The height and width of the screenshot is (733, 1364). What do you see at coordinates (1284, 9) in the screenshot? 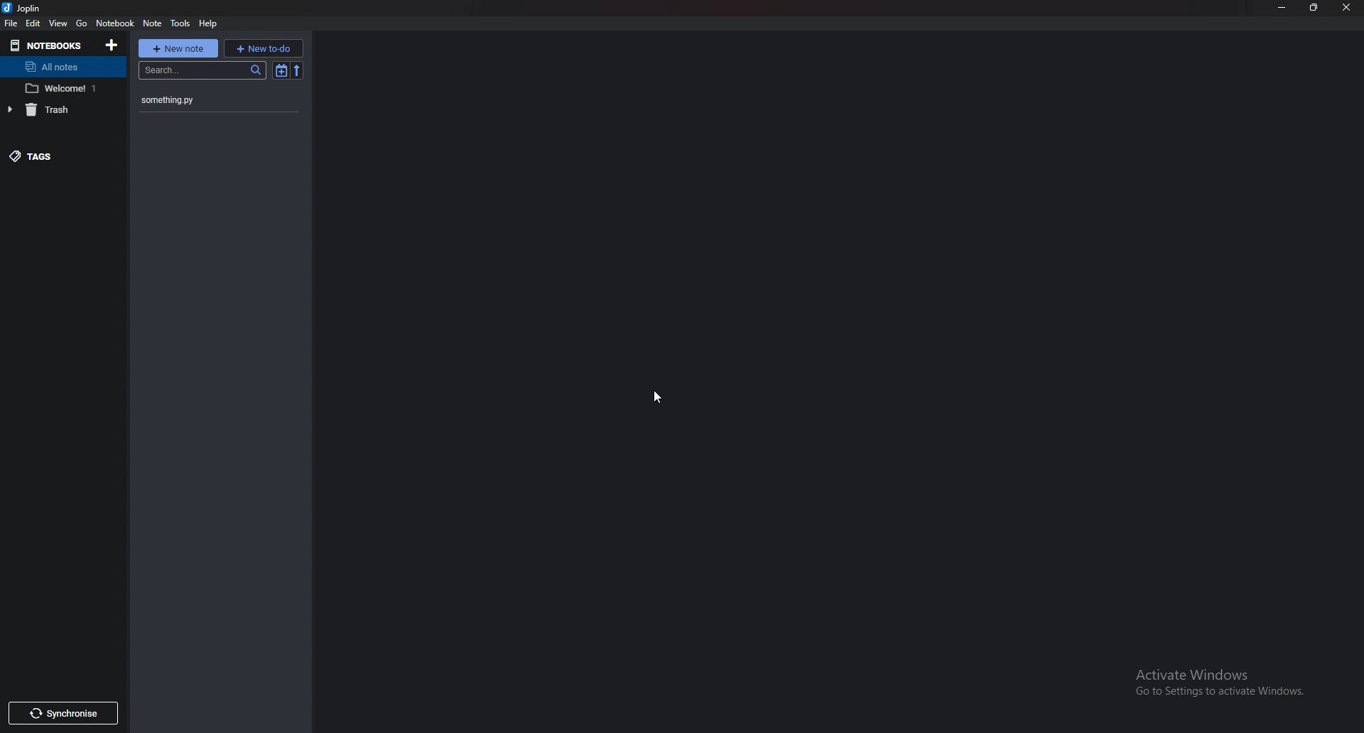
I see `Minimize` at bounding box center [1284, 9].